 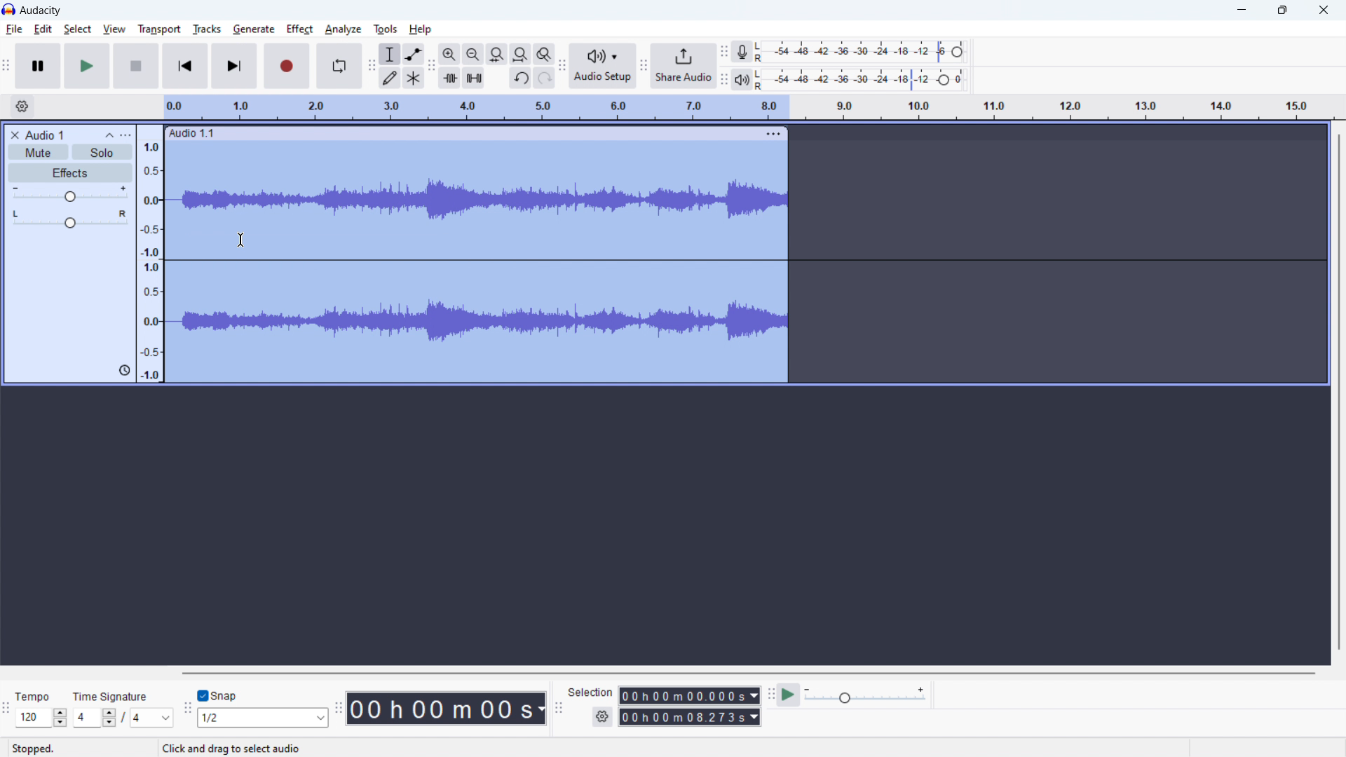 I want to click on select snapping, so click(x=262, y=717).